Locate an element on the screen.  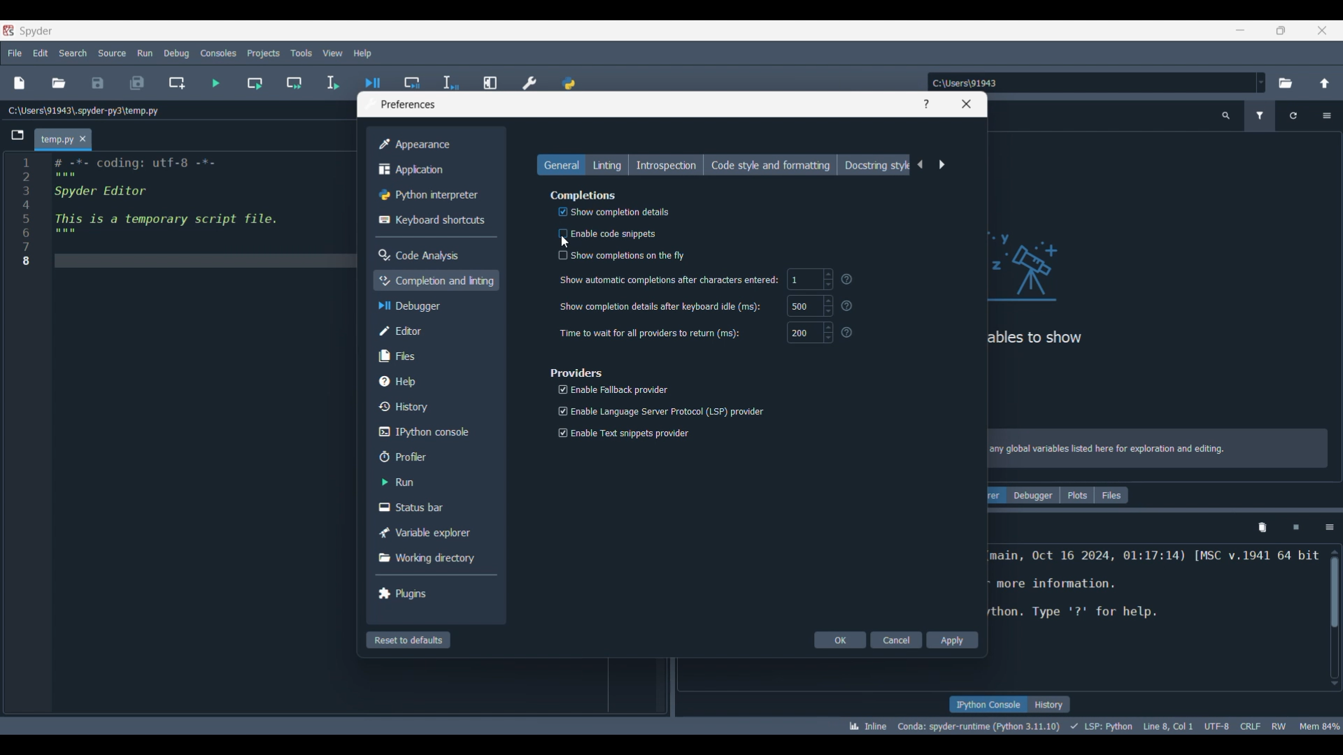
Next is located at coordinates (941, 165).